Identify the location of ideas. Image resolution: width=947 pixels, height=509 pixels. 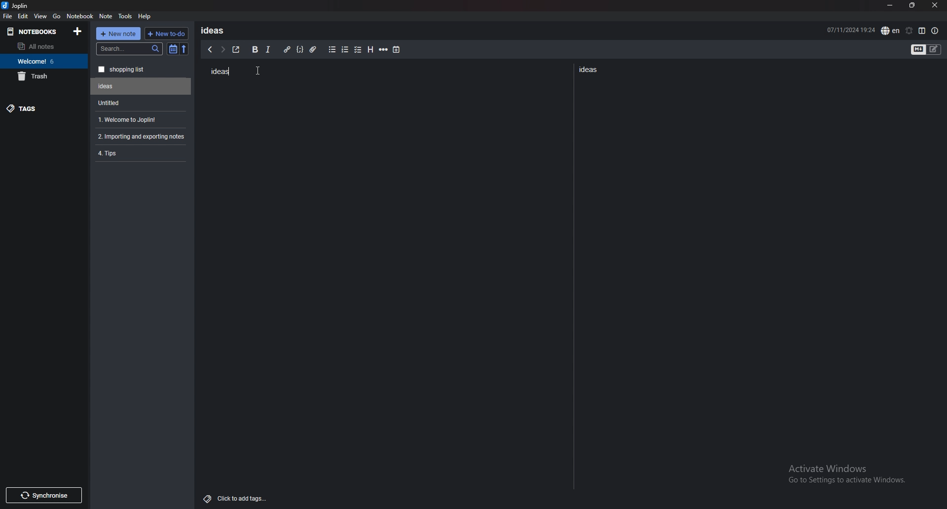
(216, 30).